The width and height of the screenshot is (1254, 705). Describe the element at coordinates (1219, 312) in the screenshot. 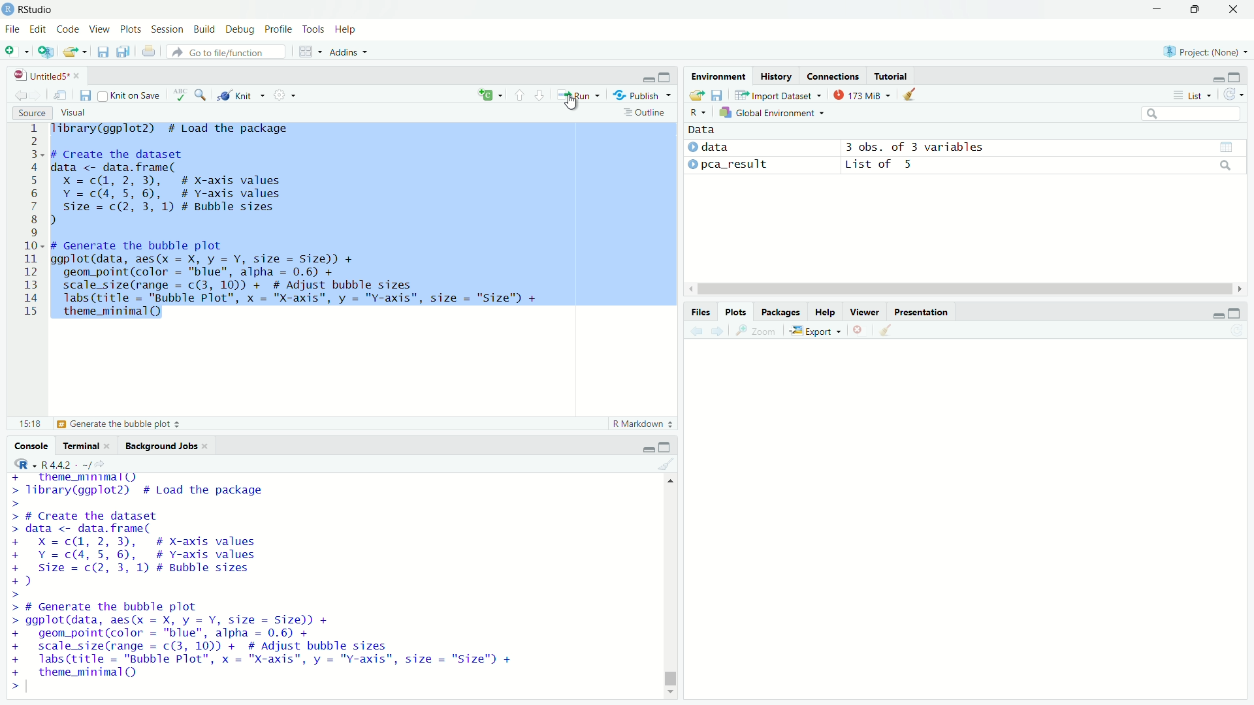

I see `minimize` at that location.